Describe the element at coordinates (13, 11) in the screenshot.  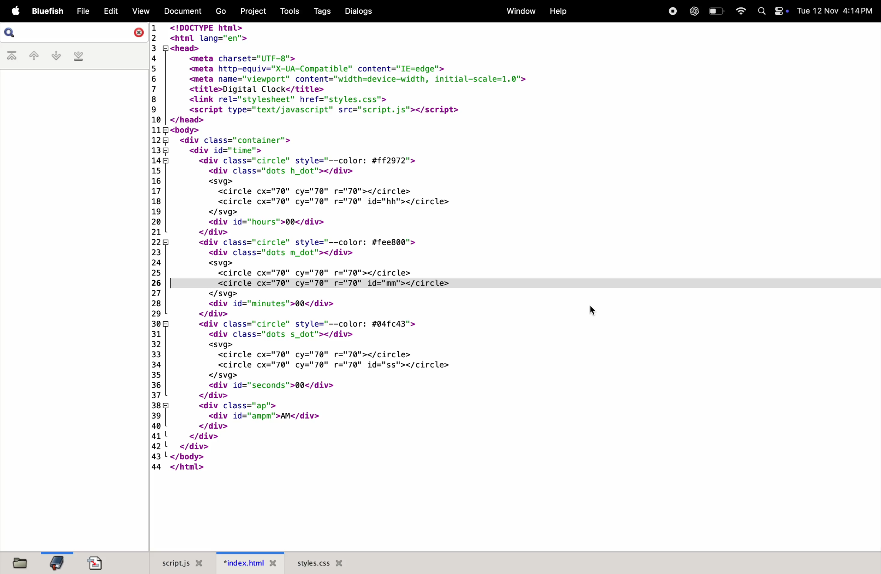
I see `apple menu` at that location.